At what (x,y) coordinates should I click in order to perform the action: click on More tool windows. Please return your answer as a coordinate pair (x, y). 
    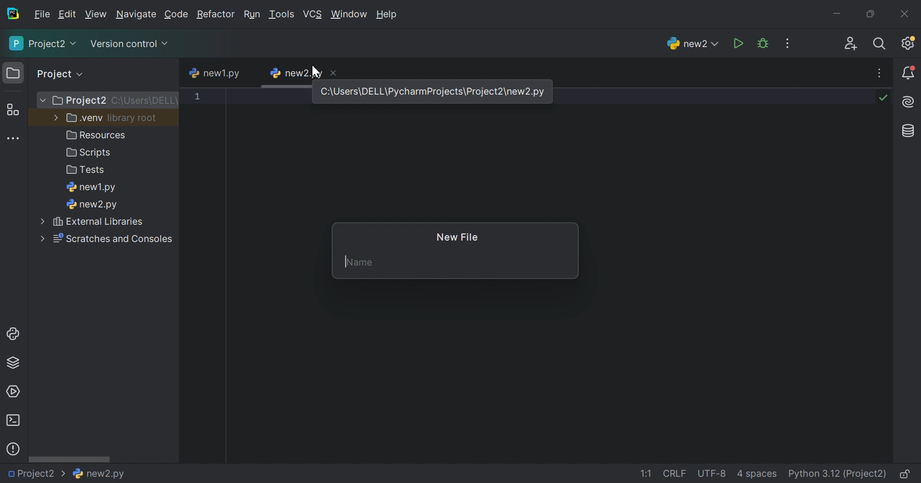
    Looking at the image, I should click on (12, 138).